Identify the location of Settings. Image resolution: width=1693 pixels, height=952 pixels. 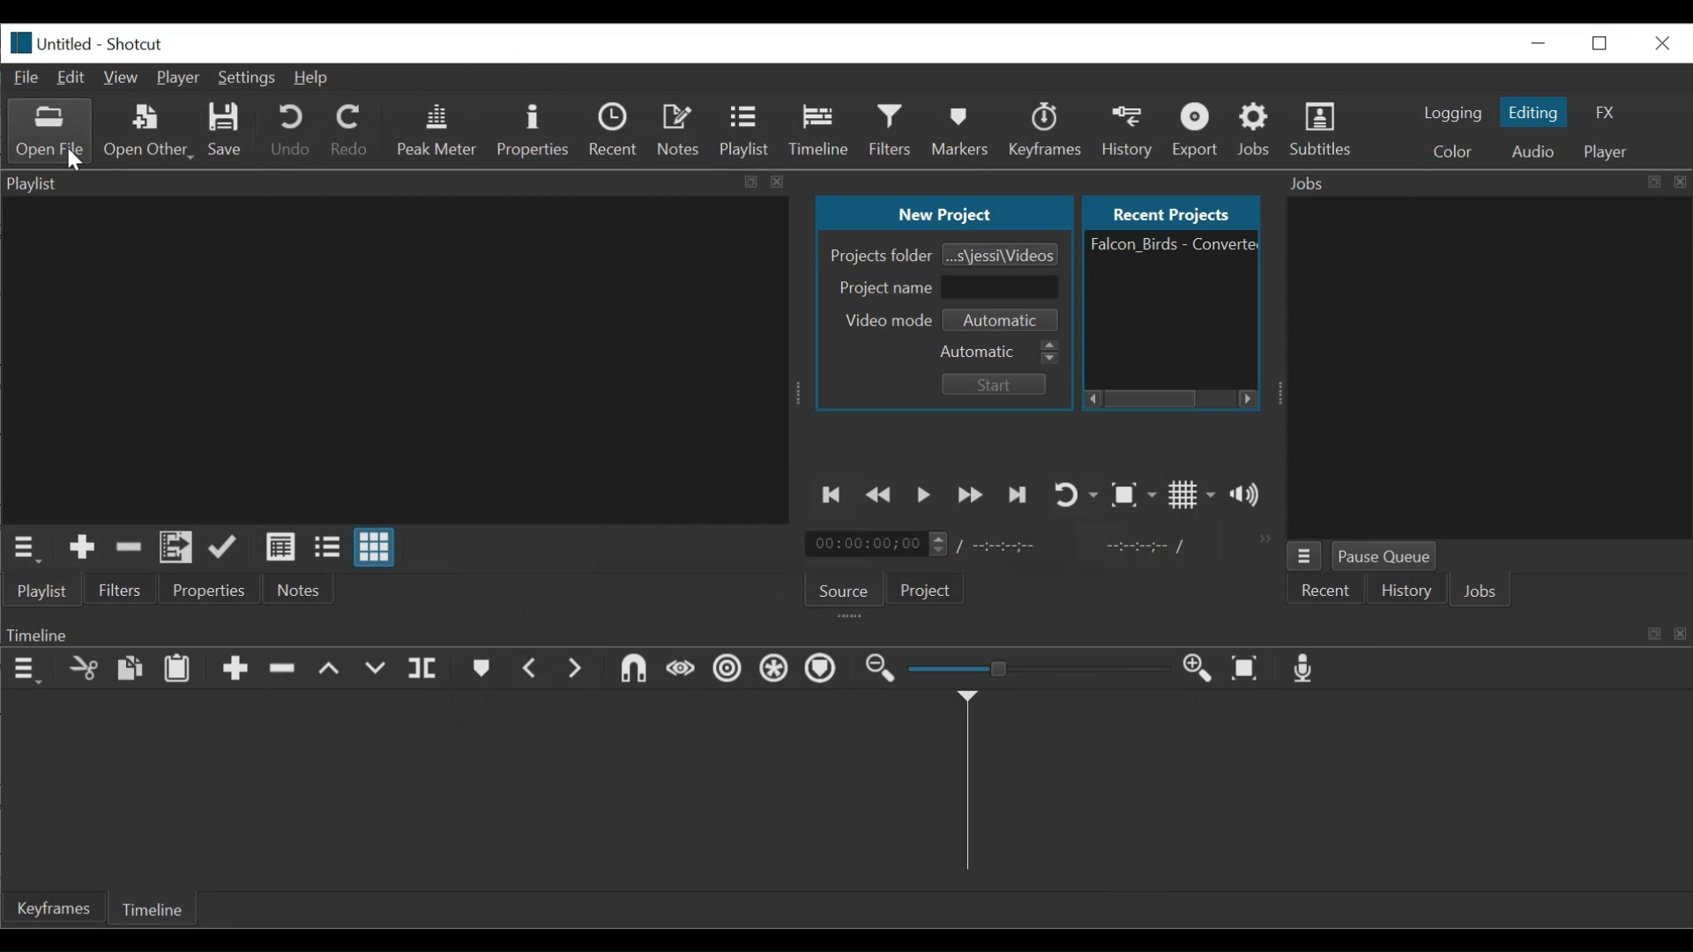
(247, 79).